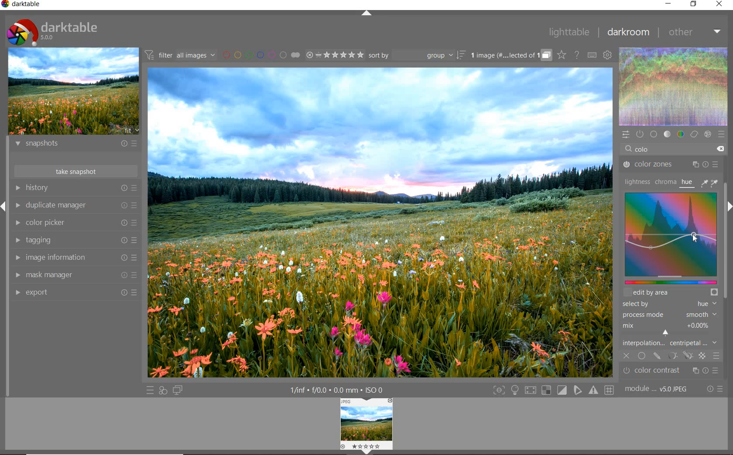  What do you see at coordinates (670, 282) in the screenshot?
I see `slider` at bounding box center [670, 282].